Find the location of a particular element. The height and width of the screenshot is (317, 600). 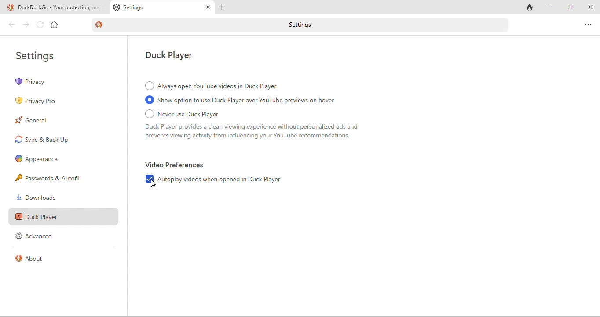

maximize is located at coordinates (571, 8).